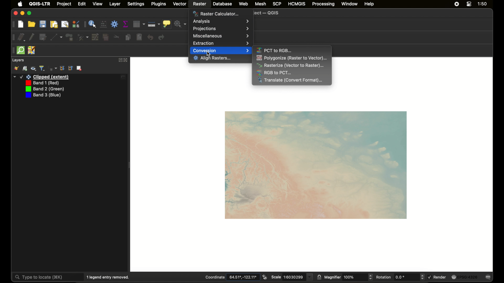 This screenshot has height=283, width=504. What do you see at coordinates (292, 277) in the screenshot?
I see `scale` at bounding box center [292, 277].